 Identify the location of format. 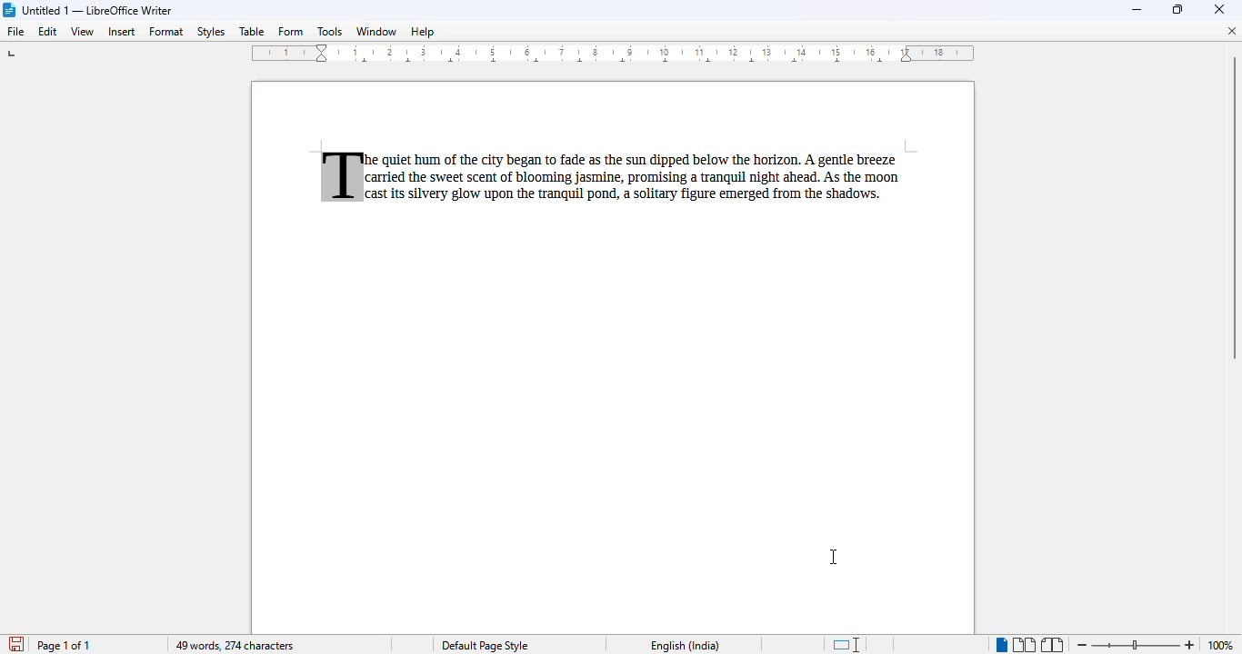
(167, 31).